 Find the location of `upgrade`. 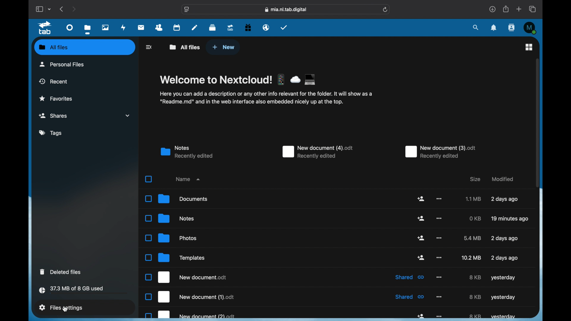

upgrade is located at coordinates (230, 28).